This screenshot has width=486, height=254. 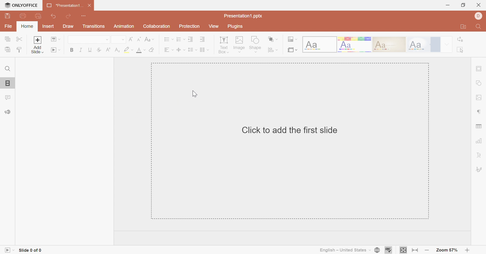 I want to click on Image, so click(x=239, y=45).